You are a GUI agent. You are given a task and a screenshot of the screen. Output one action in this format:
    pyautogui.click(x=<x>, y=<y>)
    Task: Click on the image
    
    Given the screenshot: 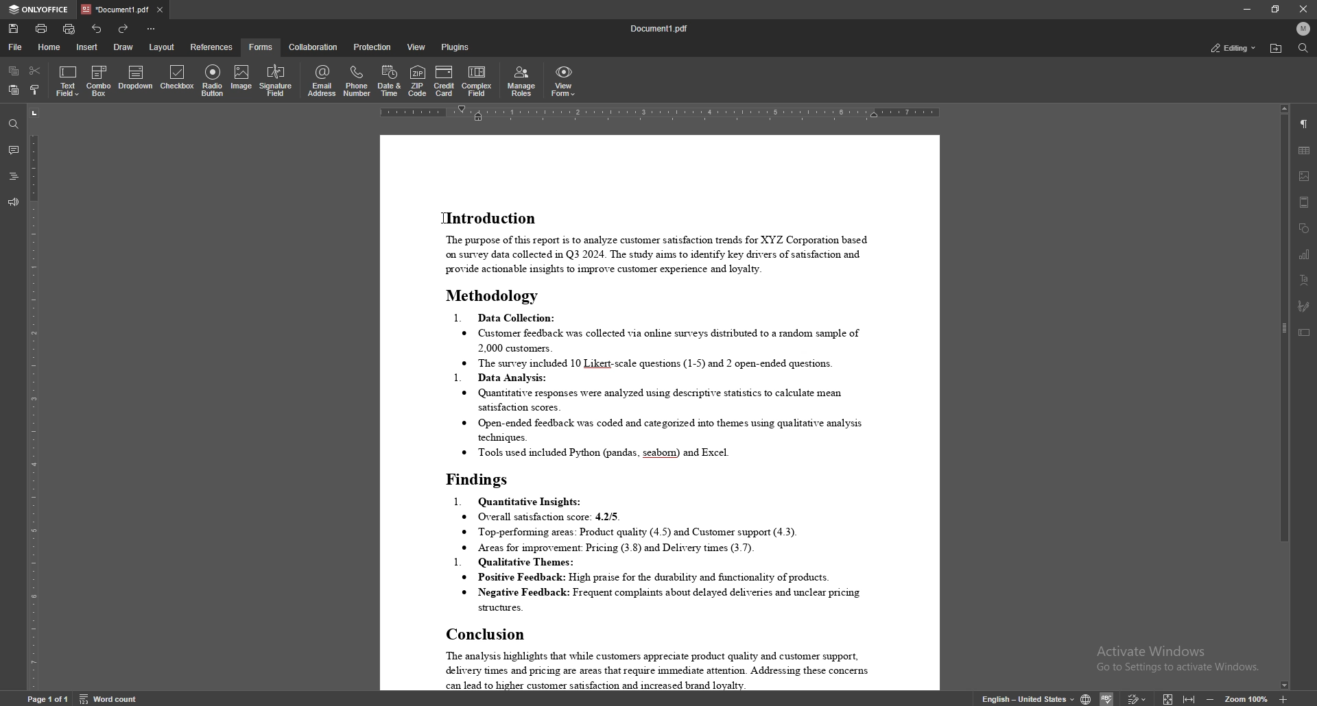 What is the action you would take?
    pyautogui.click(x=1305, y=175)
    